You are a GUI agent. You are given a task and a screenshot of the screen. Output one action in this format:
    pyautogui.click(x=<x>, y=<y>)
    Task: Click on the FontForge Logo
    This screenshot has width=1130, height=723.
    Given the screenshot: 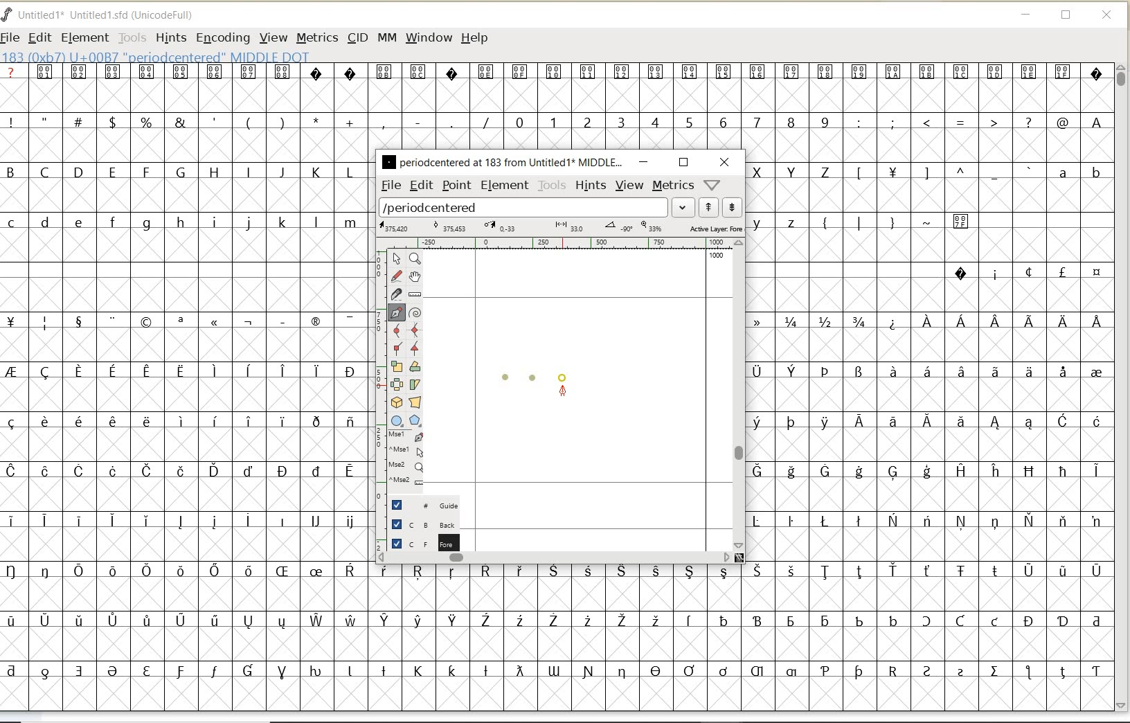 What is the action you would take?
    pyautogui.click(x=8, y=13)
    